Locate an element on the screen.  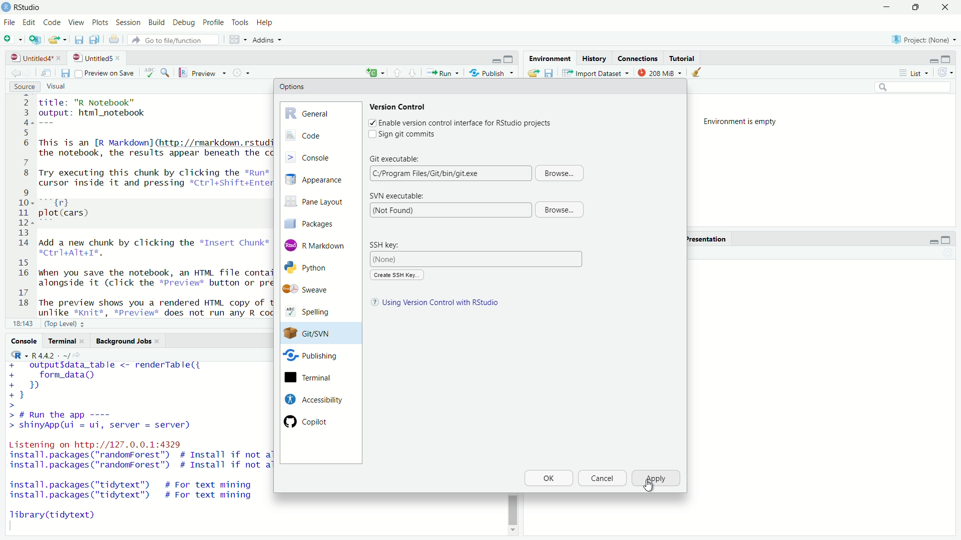
Apply is located at coordinates (657, 478).